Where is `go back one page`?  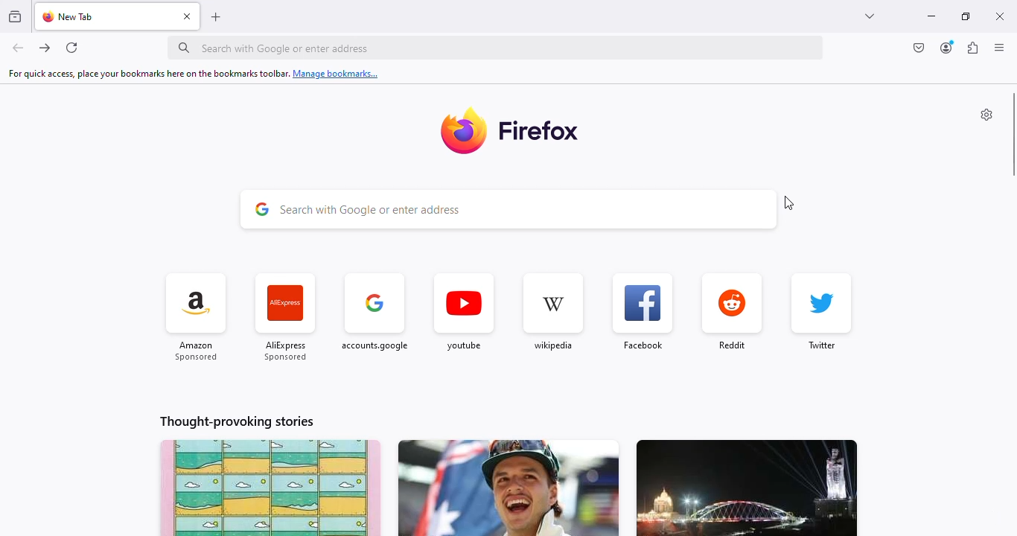 go back one page is located at coordinates (18, 48).